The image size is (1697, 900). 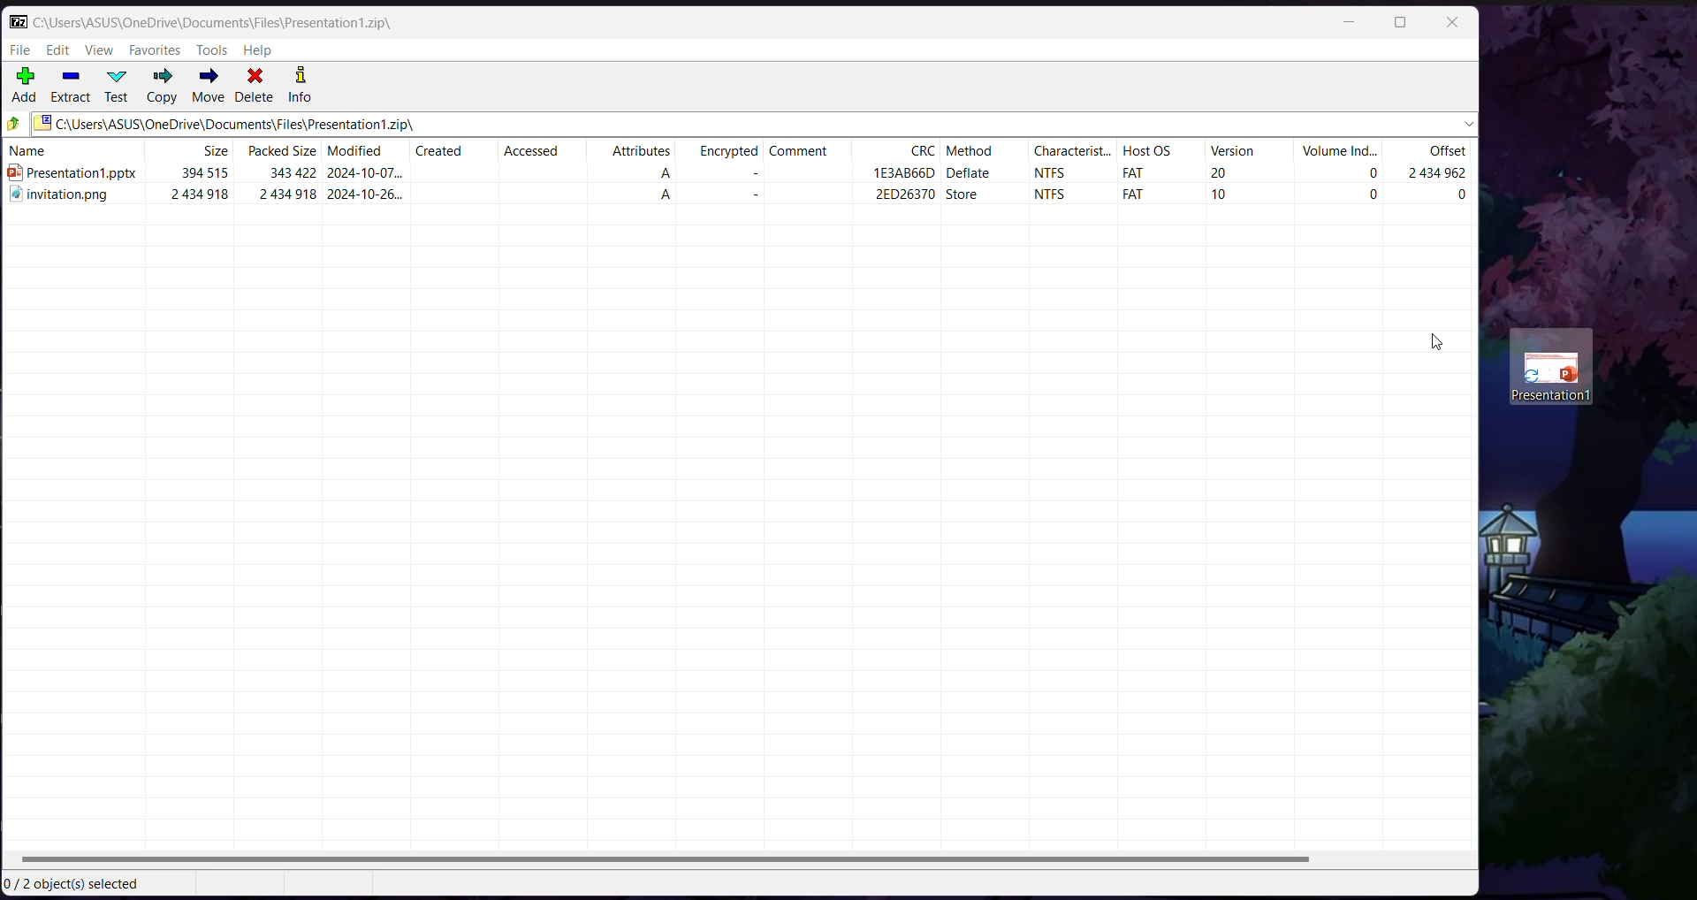 What do you see at coordinates (73, 886) in the screenshot?
I see `` at bounding box center [73, 886].